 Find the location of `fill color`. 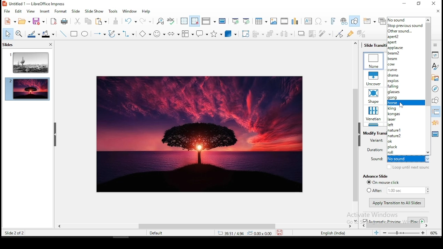

fill color is located at coordinates (49, 34).